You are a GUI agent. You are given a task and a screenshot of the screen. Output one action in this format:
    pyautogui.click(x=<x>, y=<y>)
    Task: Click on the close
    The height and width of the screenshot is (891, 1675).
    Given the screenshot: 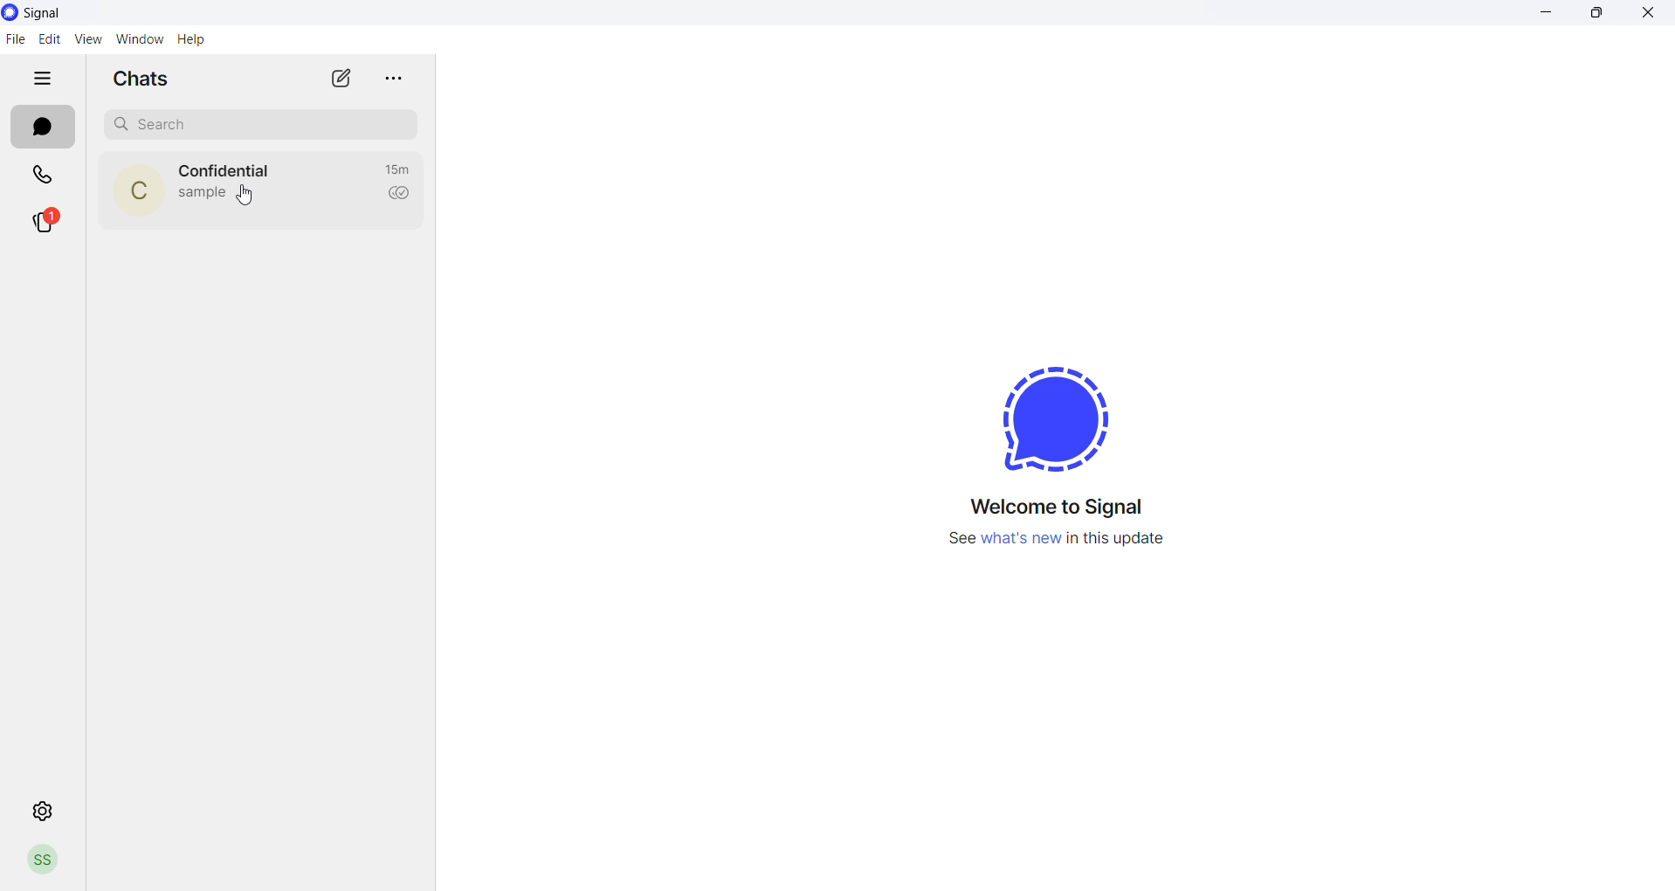 What is the action you would take?
    pyautogui.click(x=1652, y=17)
    